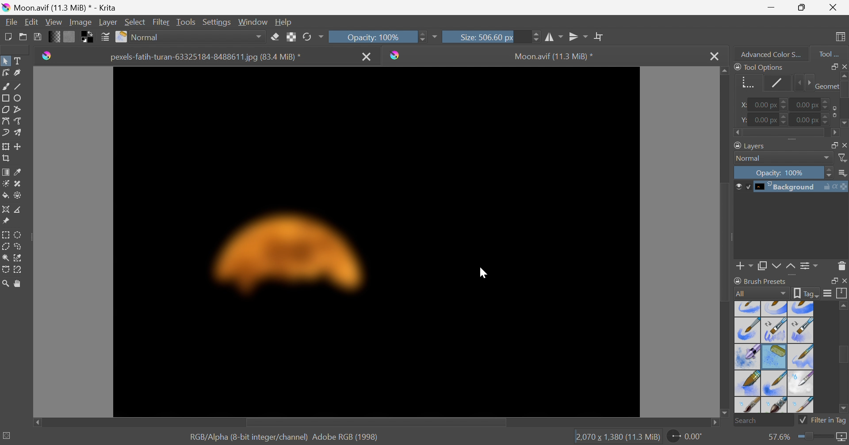 This screenshot has height=445, width=849. What do you see at coordinates (5, 98) in the screenshot?
I see `Rectangle tool` at bounding box center [5, 98].